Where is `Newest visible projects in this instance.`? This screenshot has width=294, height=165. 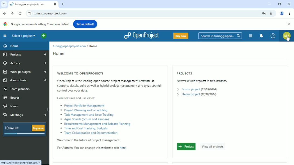 Newest visible projects in this instance. is located at coordinates (201, 81).